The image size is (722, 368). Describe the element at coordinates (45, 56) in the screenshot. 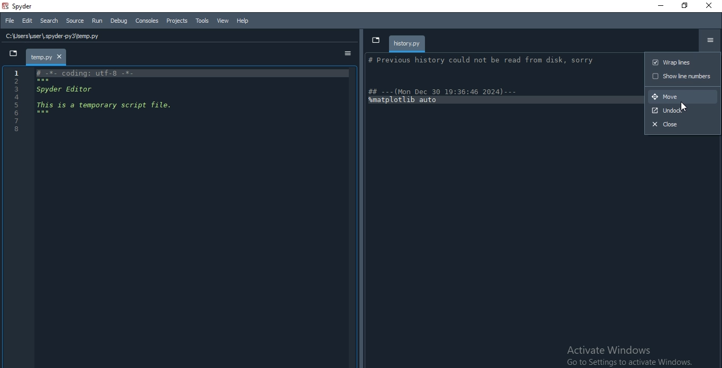

I see `file tab` at that location.